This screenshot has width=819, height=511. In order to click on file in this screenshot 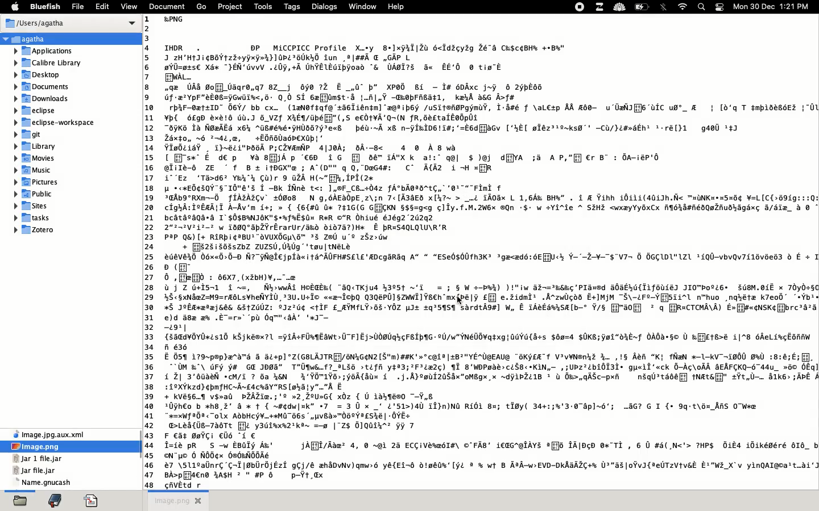, I will do `click(78, 7)`.